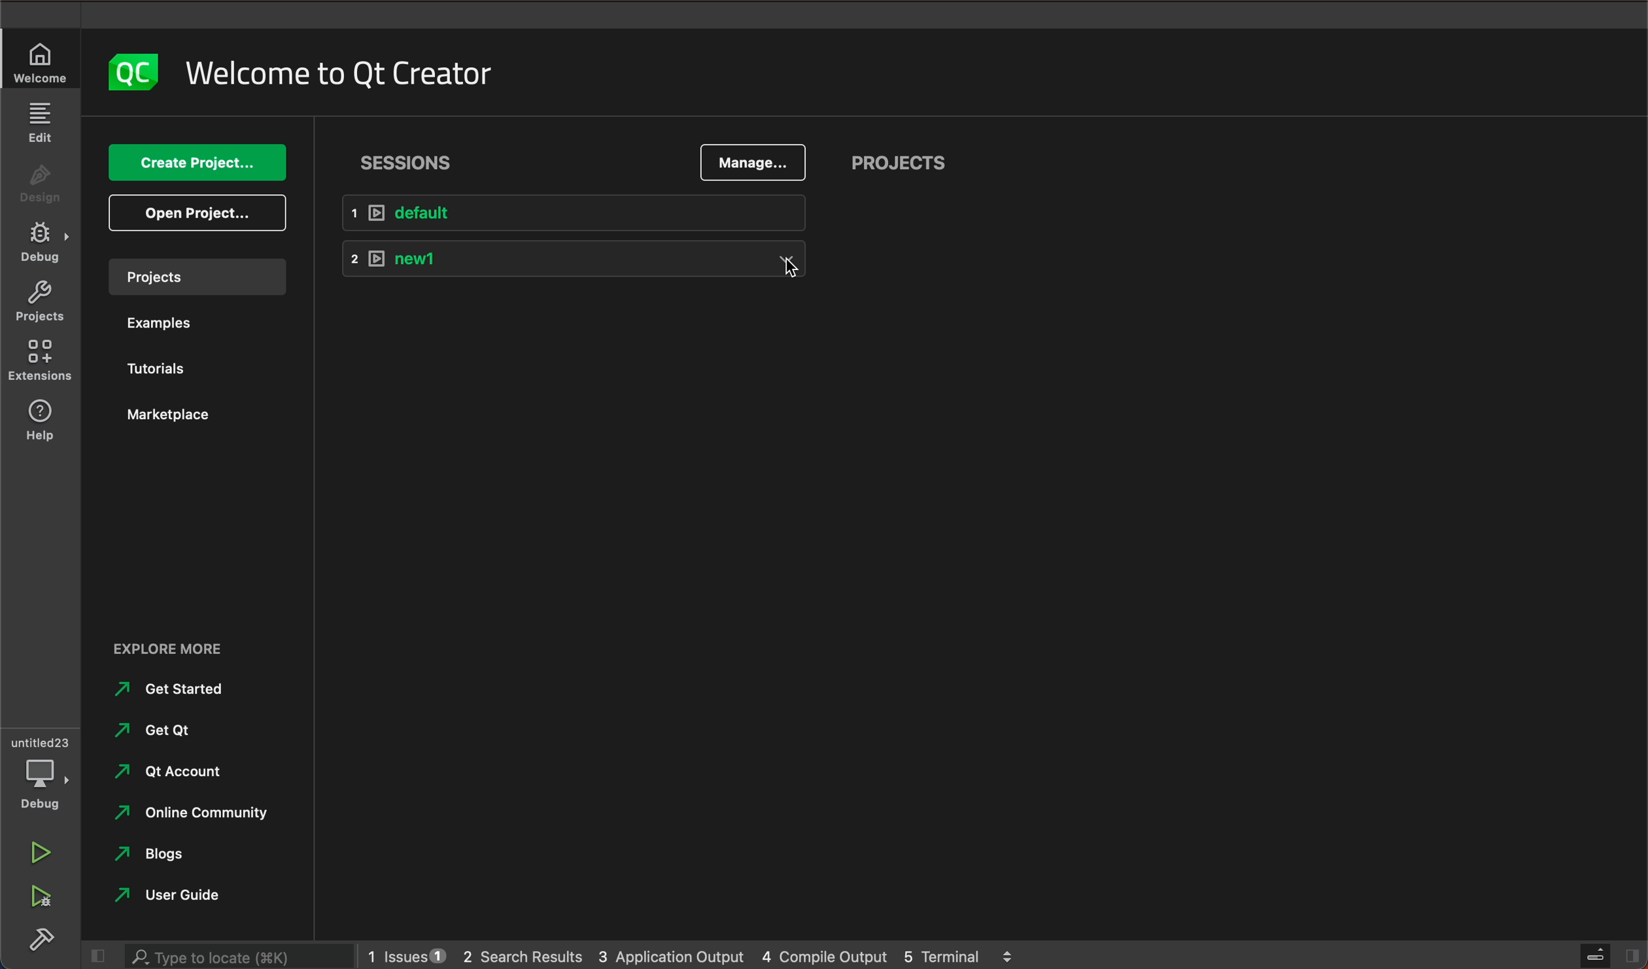 The image size is (1648, 969). I want to click on welcome, so click(42, 62).